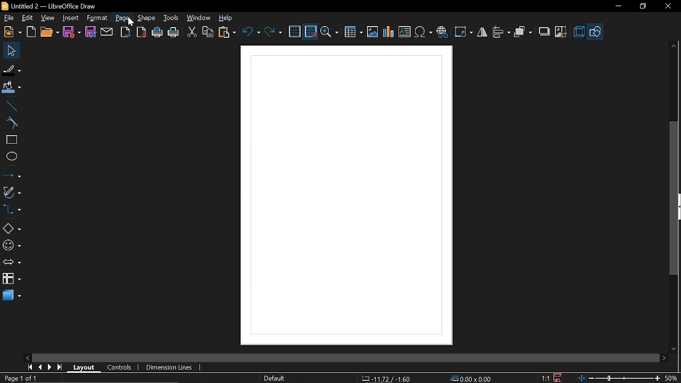  I want to click on Curves and polygons, so click(12, 194).